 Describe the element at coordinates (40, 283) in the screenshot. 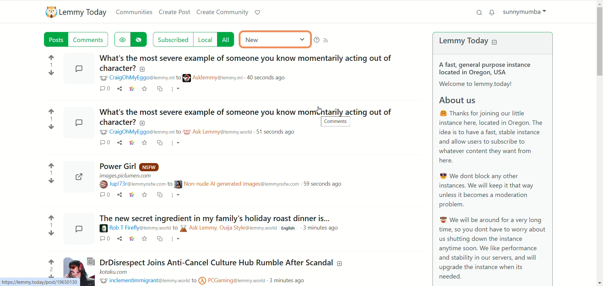

I see `link` at that location.